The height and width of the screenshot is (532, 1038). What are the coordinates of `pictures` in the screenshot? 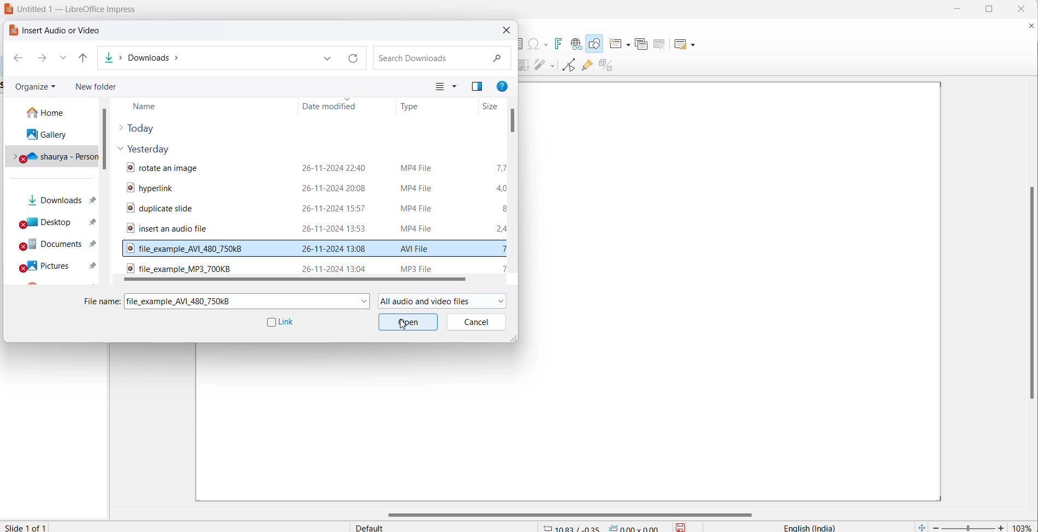 It's located at (56, 266).